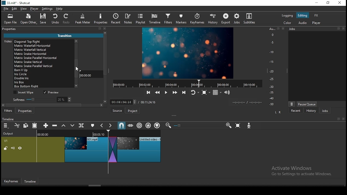 The image size is (347, 195). What do you see at coordinates (343, 119) in the screenshot?
I see `` at bounding box center [343, 119].